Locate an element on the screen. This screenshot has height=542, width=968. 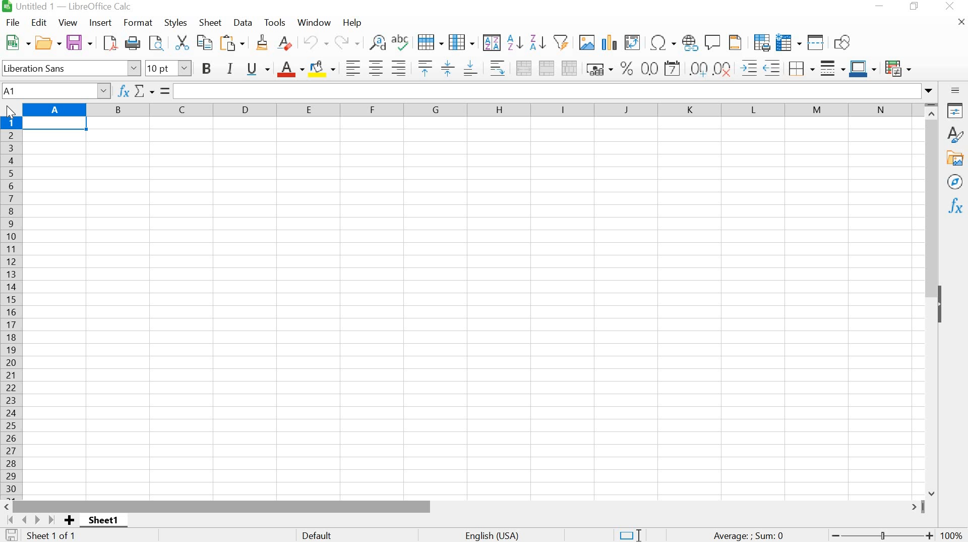
DATA is located at coordinates (245, 22).